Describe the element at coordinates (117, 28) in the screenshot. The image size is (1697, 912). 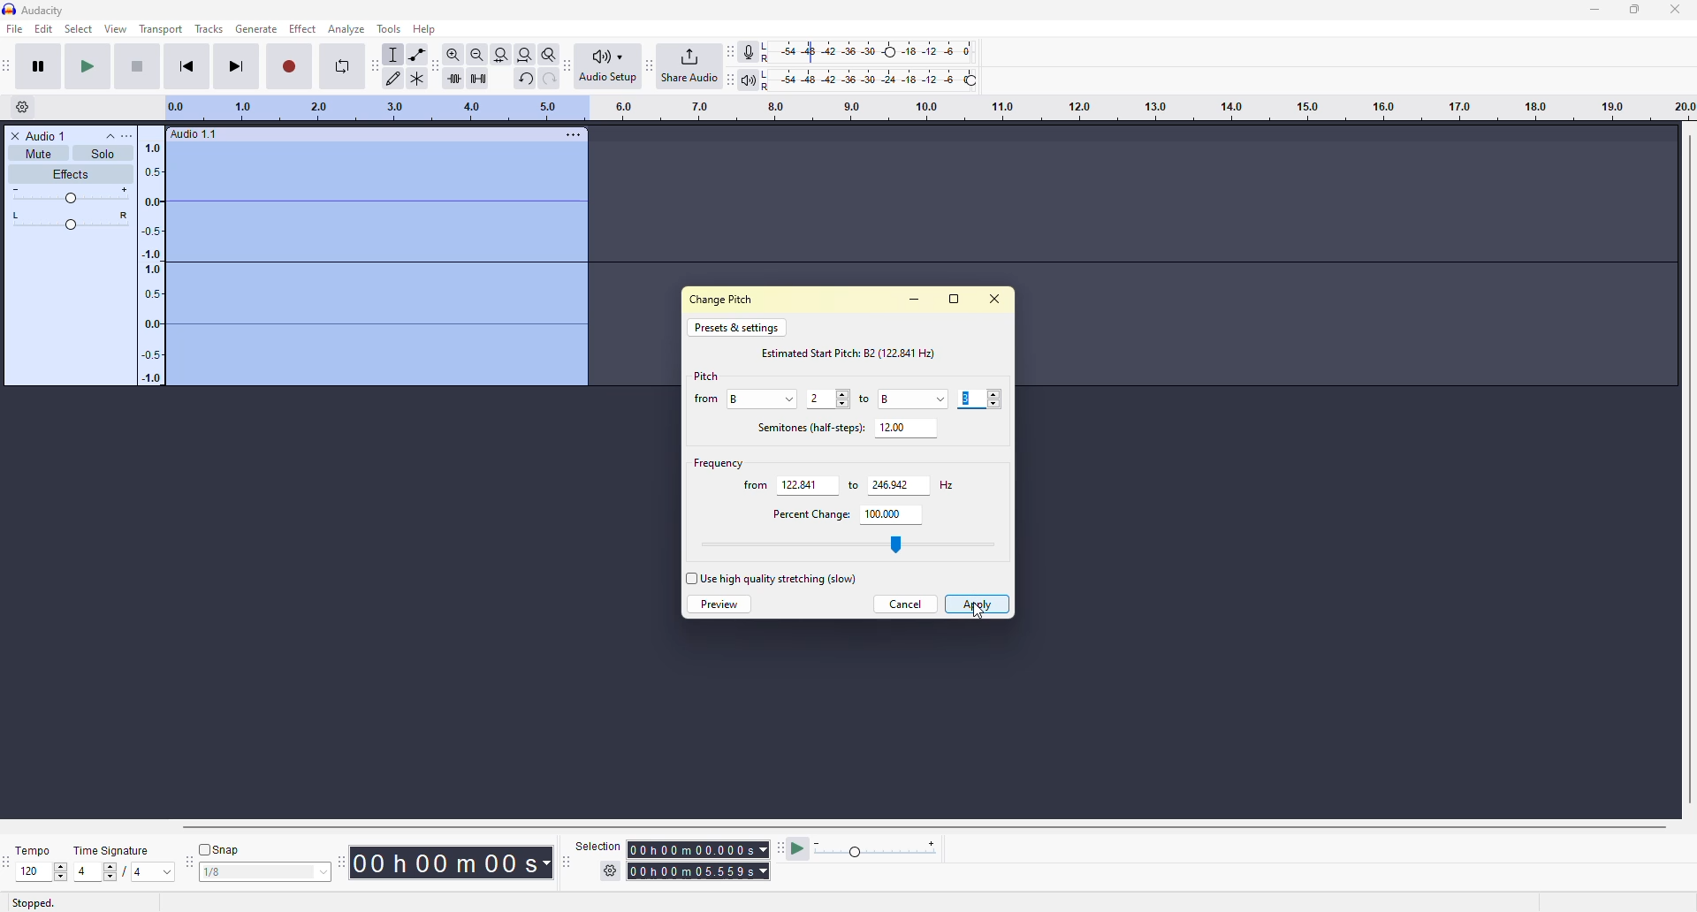
I see `view` at that location.